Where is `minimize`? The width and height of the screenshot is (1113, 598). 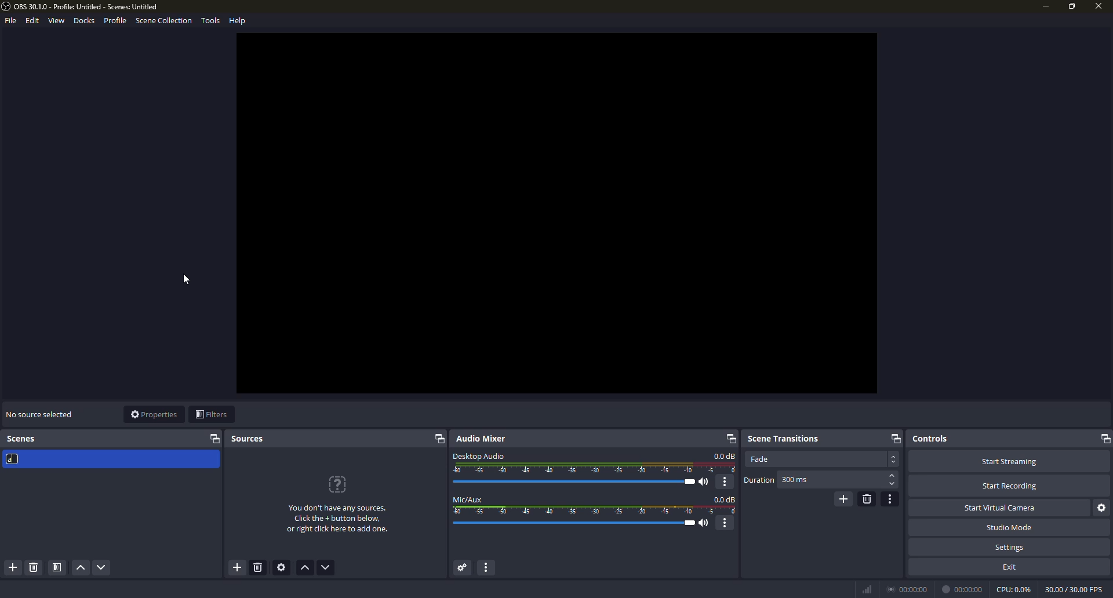 minimize is located at coordinates (1045, 6).